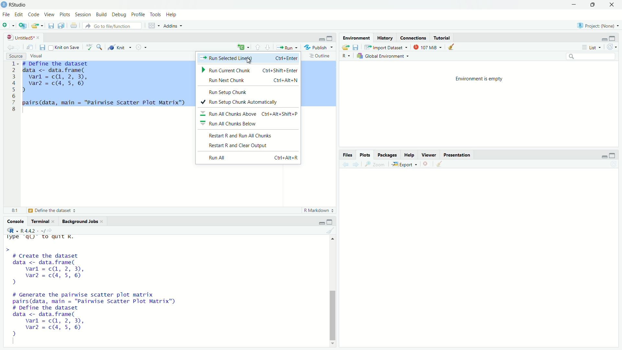 Image resolution: width=622 pixels, height=350 pixels. I want to click on Minimize, so click(605, 40).